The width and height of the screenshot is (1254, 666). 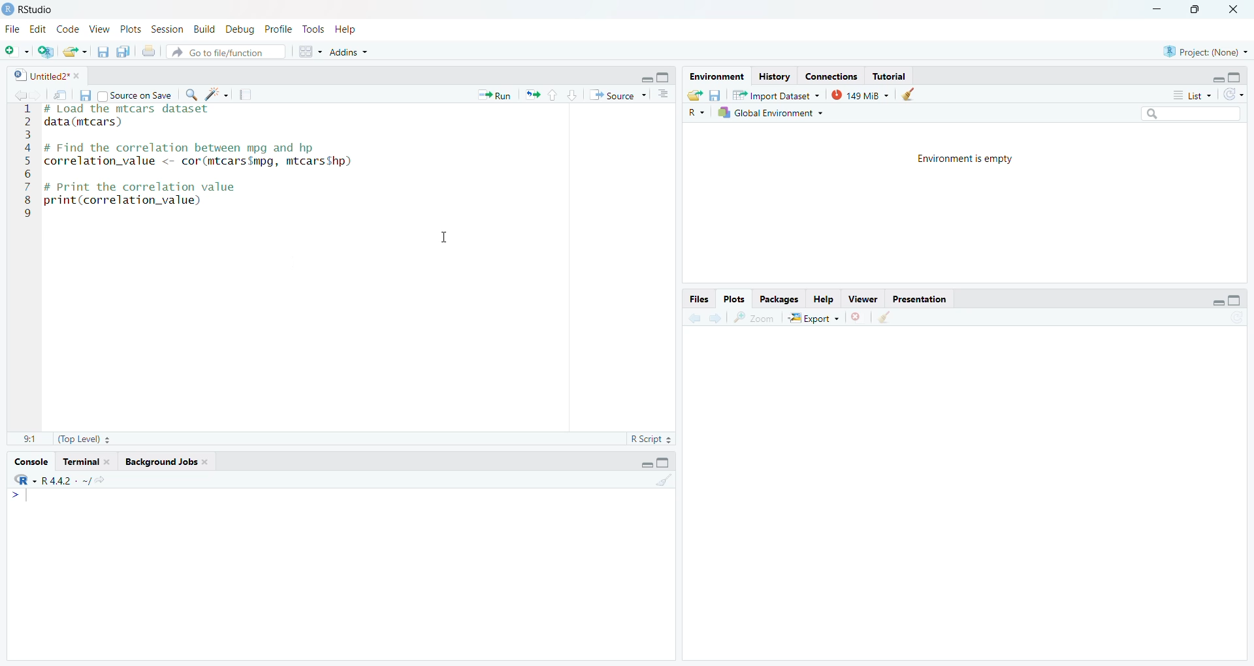 What do you see at coordinates (202, 29) in the screenshot?
I see `Build` at bounding box center [202, 29].